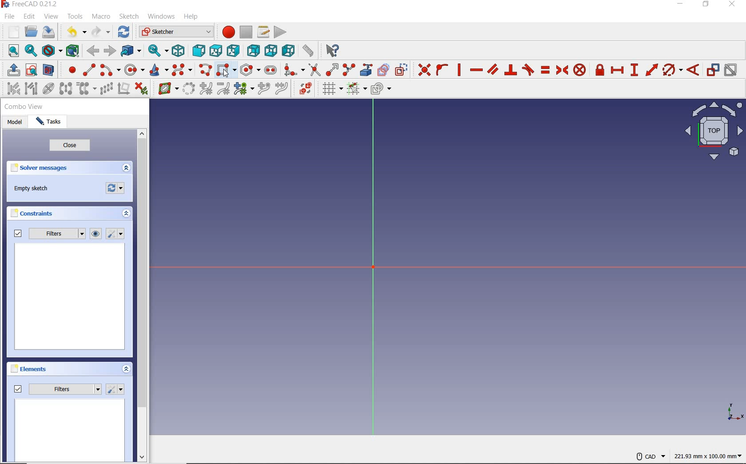  I want to click on constrain vertically, so click(460, 71).